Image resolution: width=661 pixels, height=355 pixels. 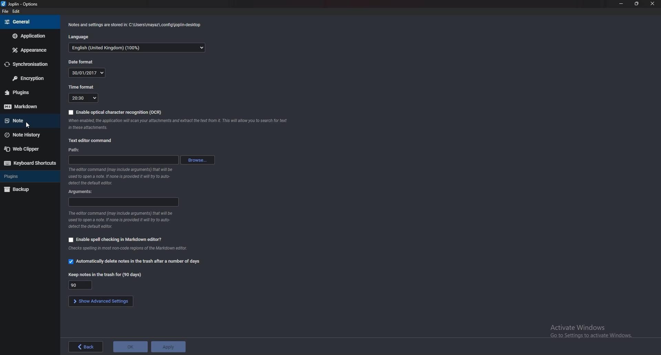 I want to click on file, so click(x=6, y=11).